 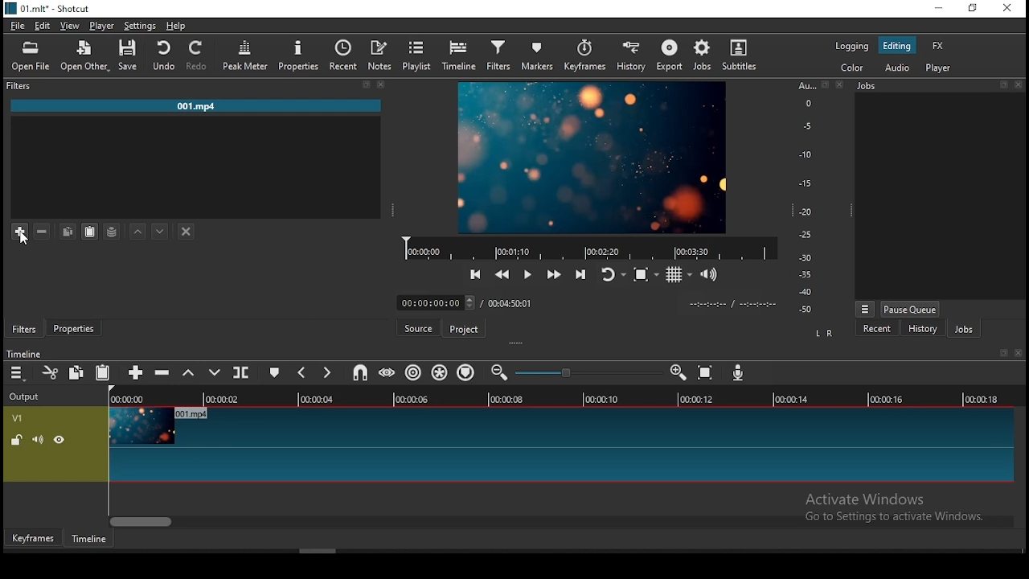 What do you see at coordinates (380, 86) in the screenshot?
I see `close` at bounding box center [380, 86].